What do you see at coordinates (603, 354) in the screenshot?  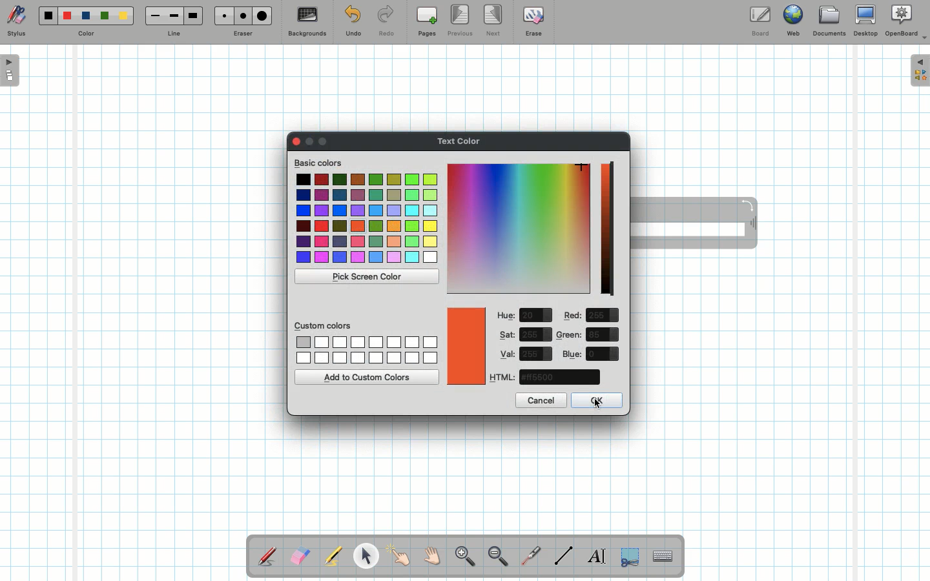 I see `value` at bounding box center [603, 354].